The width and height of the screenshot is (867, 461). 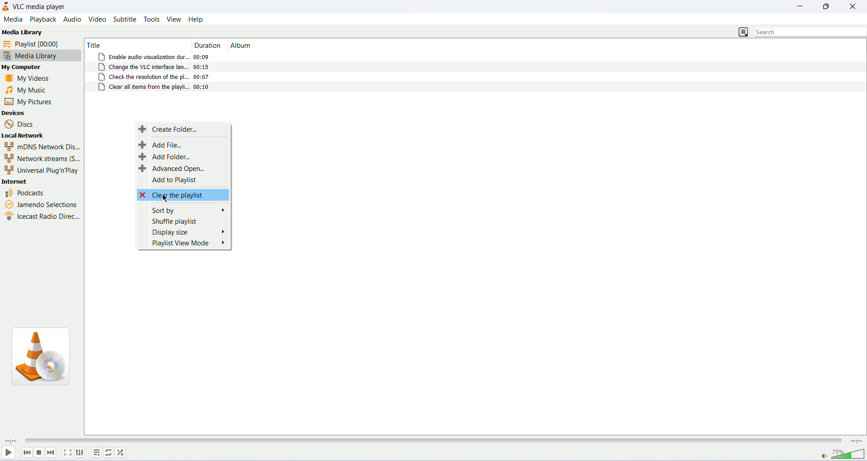 What do you see at coordinates (242, 46) in the screenshot?
I see `album` at bounding box center [242, 46].